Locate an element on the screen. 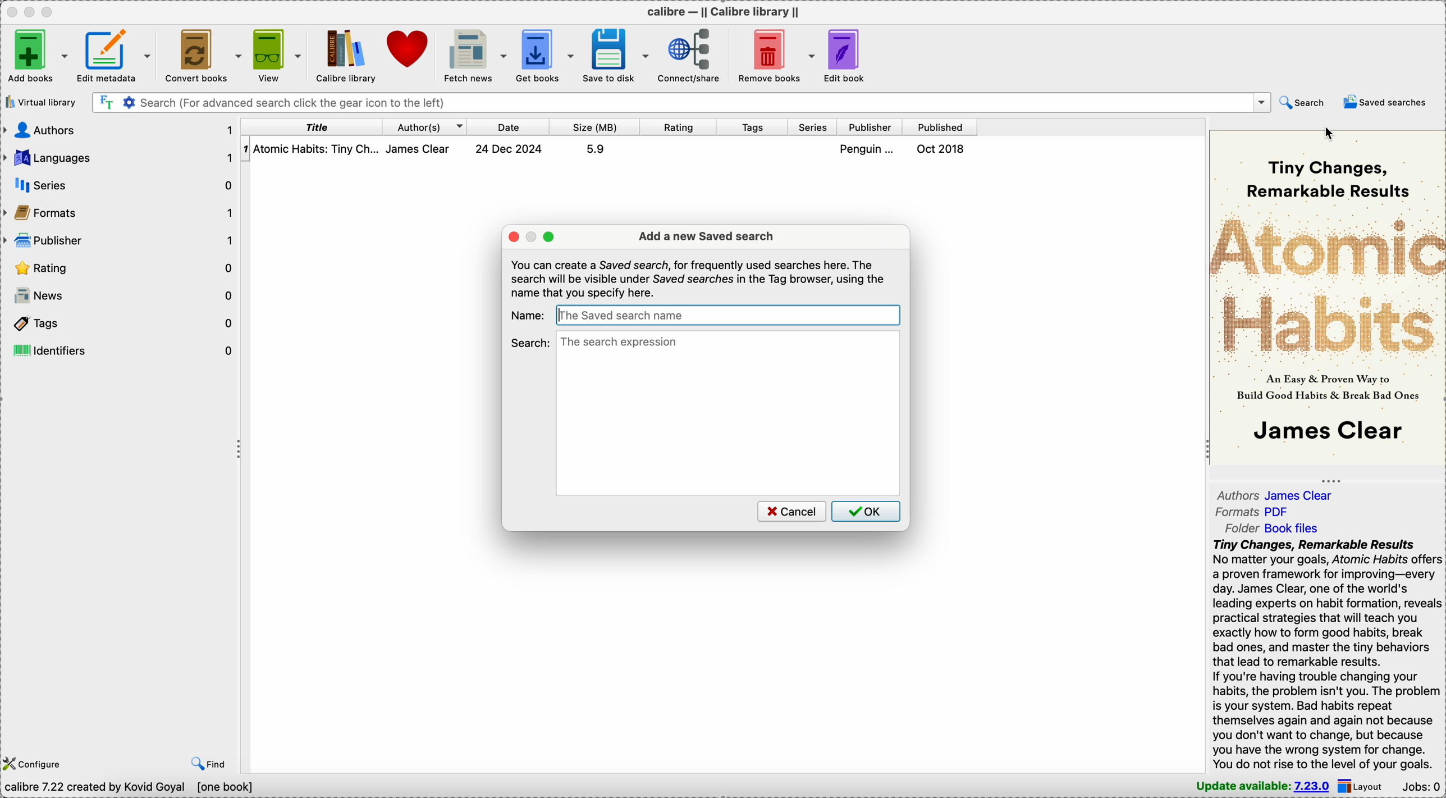 Image resolution: width=1446 pixels, height=798 pixels. add a new saved search is located at coordinates (706, 236).